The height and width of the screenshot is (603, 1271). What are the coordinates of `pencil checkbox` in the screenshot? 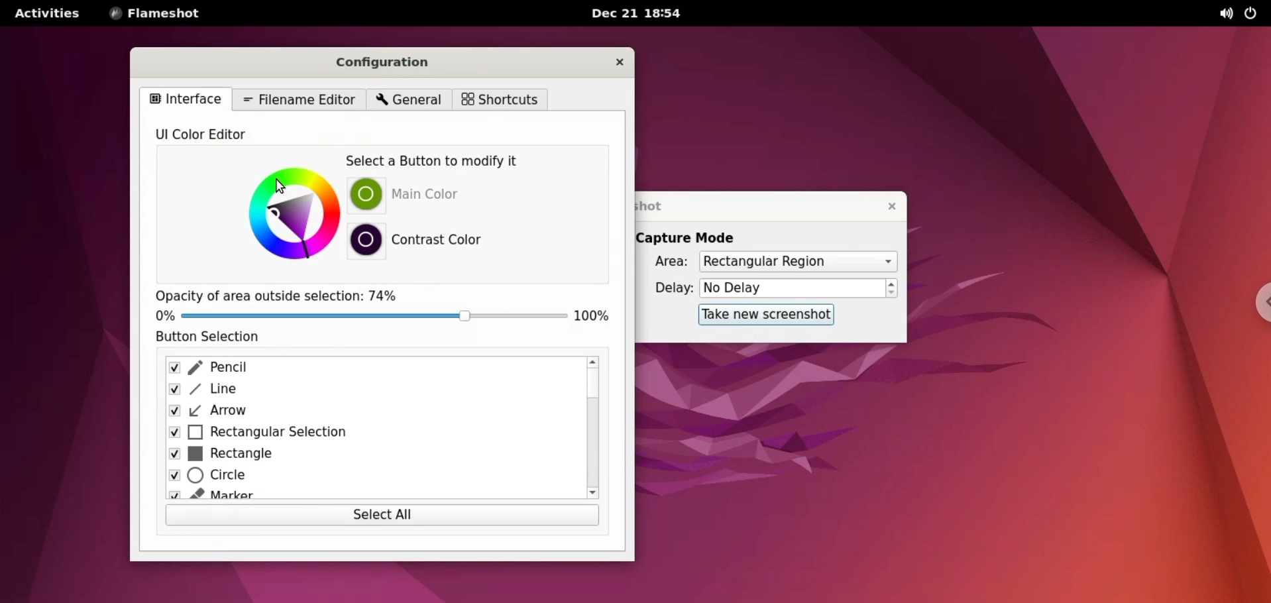 It's located at (366, 367).